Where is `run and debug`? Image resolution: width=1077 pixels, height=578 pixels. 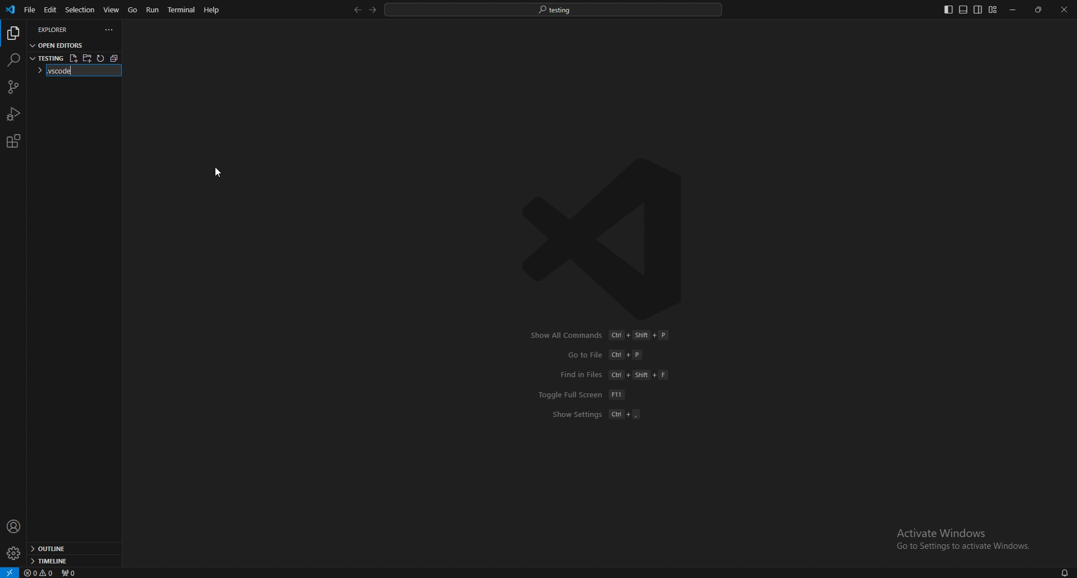 run and debug is located at coordinates (14, 114).